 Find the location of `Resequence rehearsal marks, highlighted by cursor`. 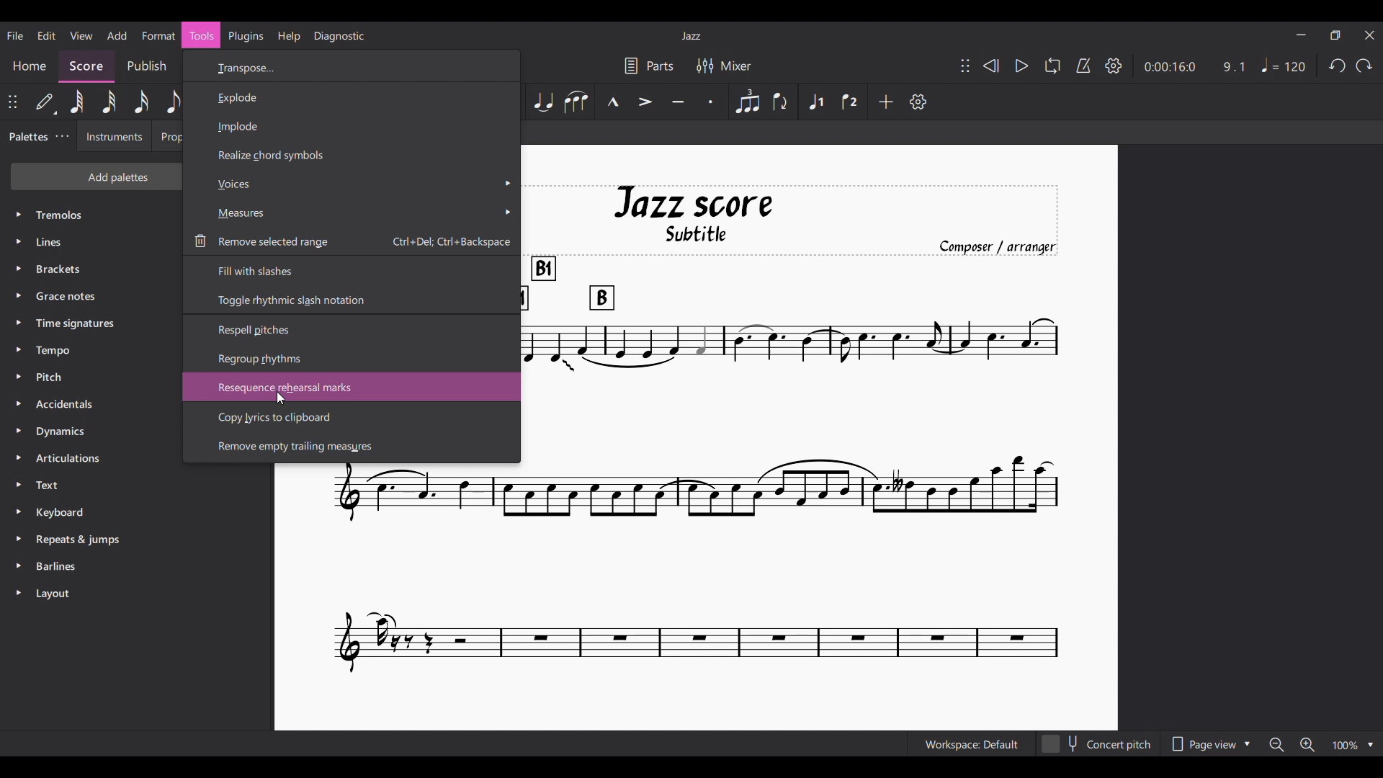

Resequence rehearsal marks, highlighted by cursor is located at coordinates (352, 387).